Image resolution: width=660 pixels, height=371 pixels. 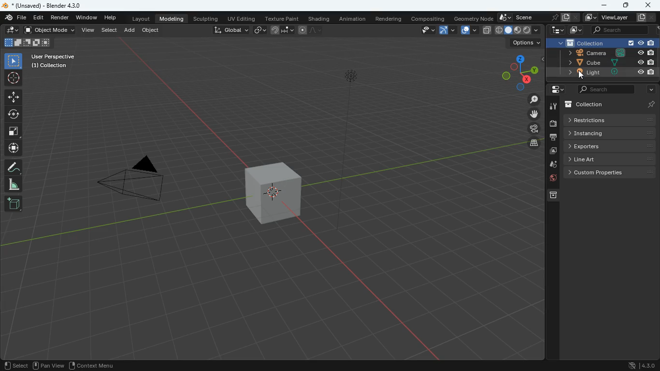 I want to click on add cube, so click(x=13, y=204).